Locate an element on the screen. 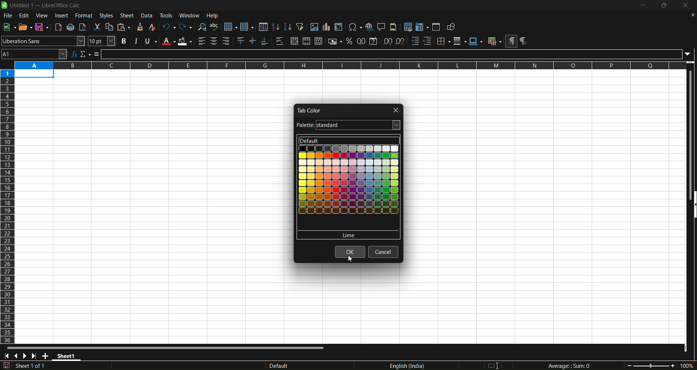  add decimal place is located at coordinates (388, 41).